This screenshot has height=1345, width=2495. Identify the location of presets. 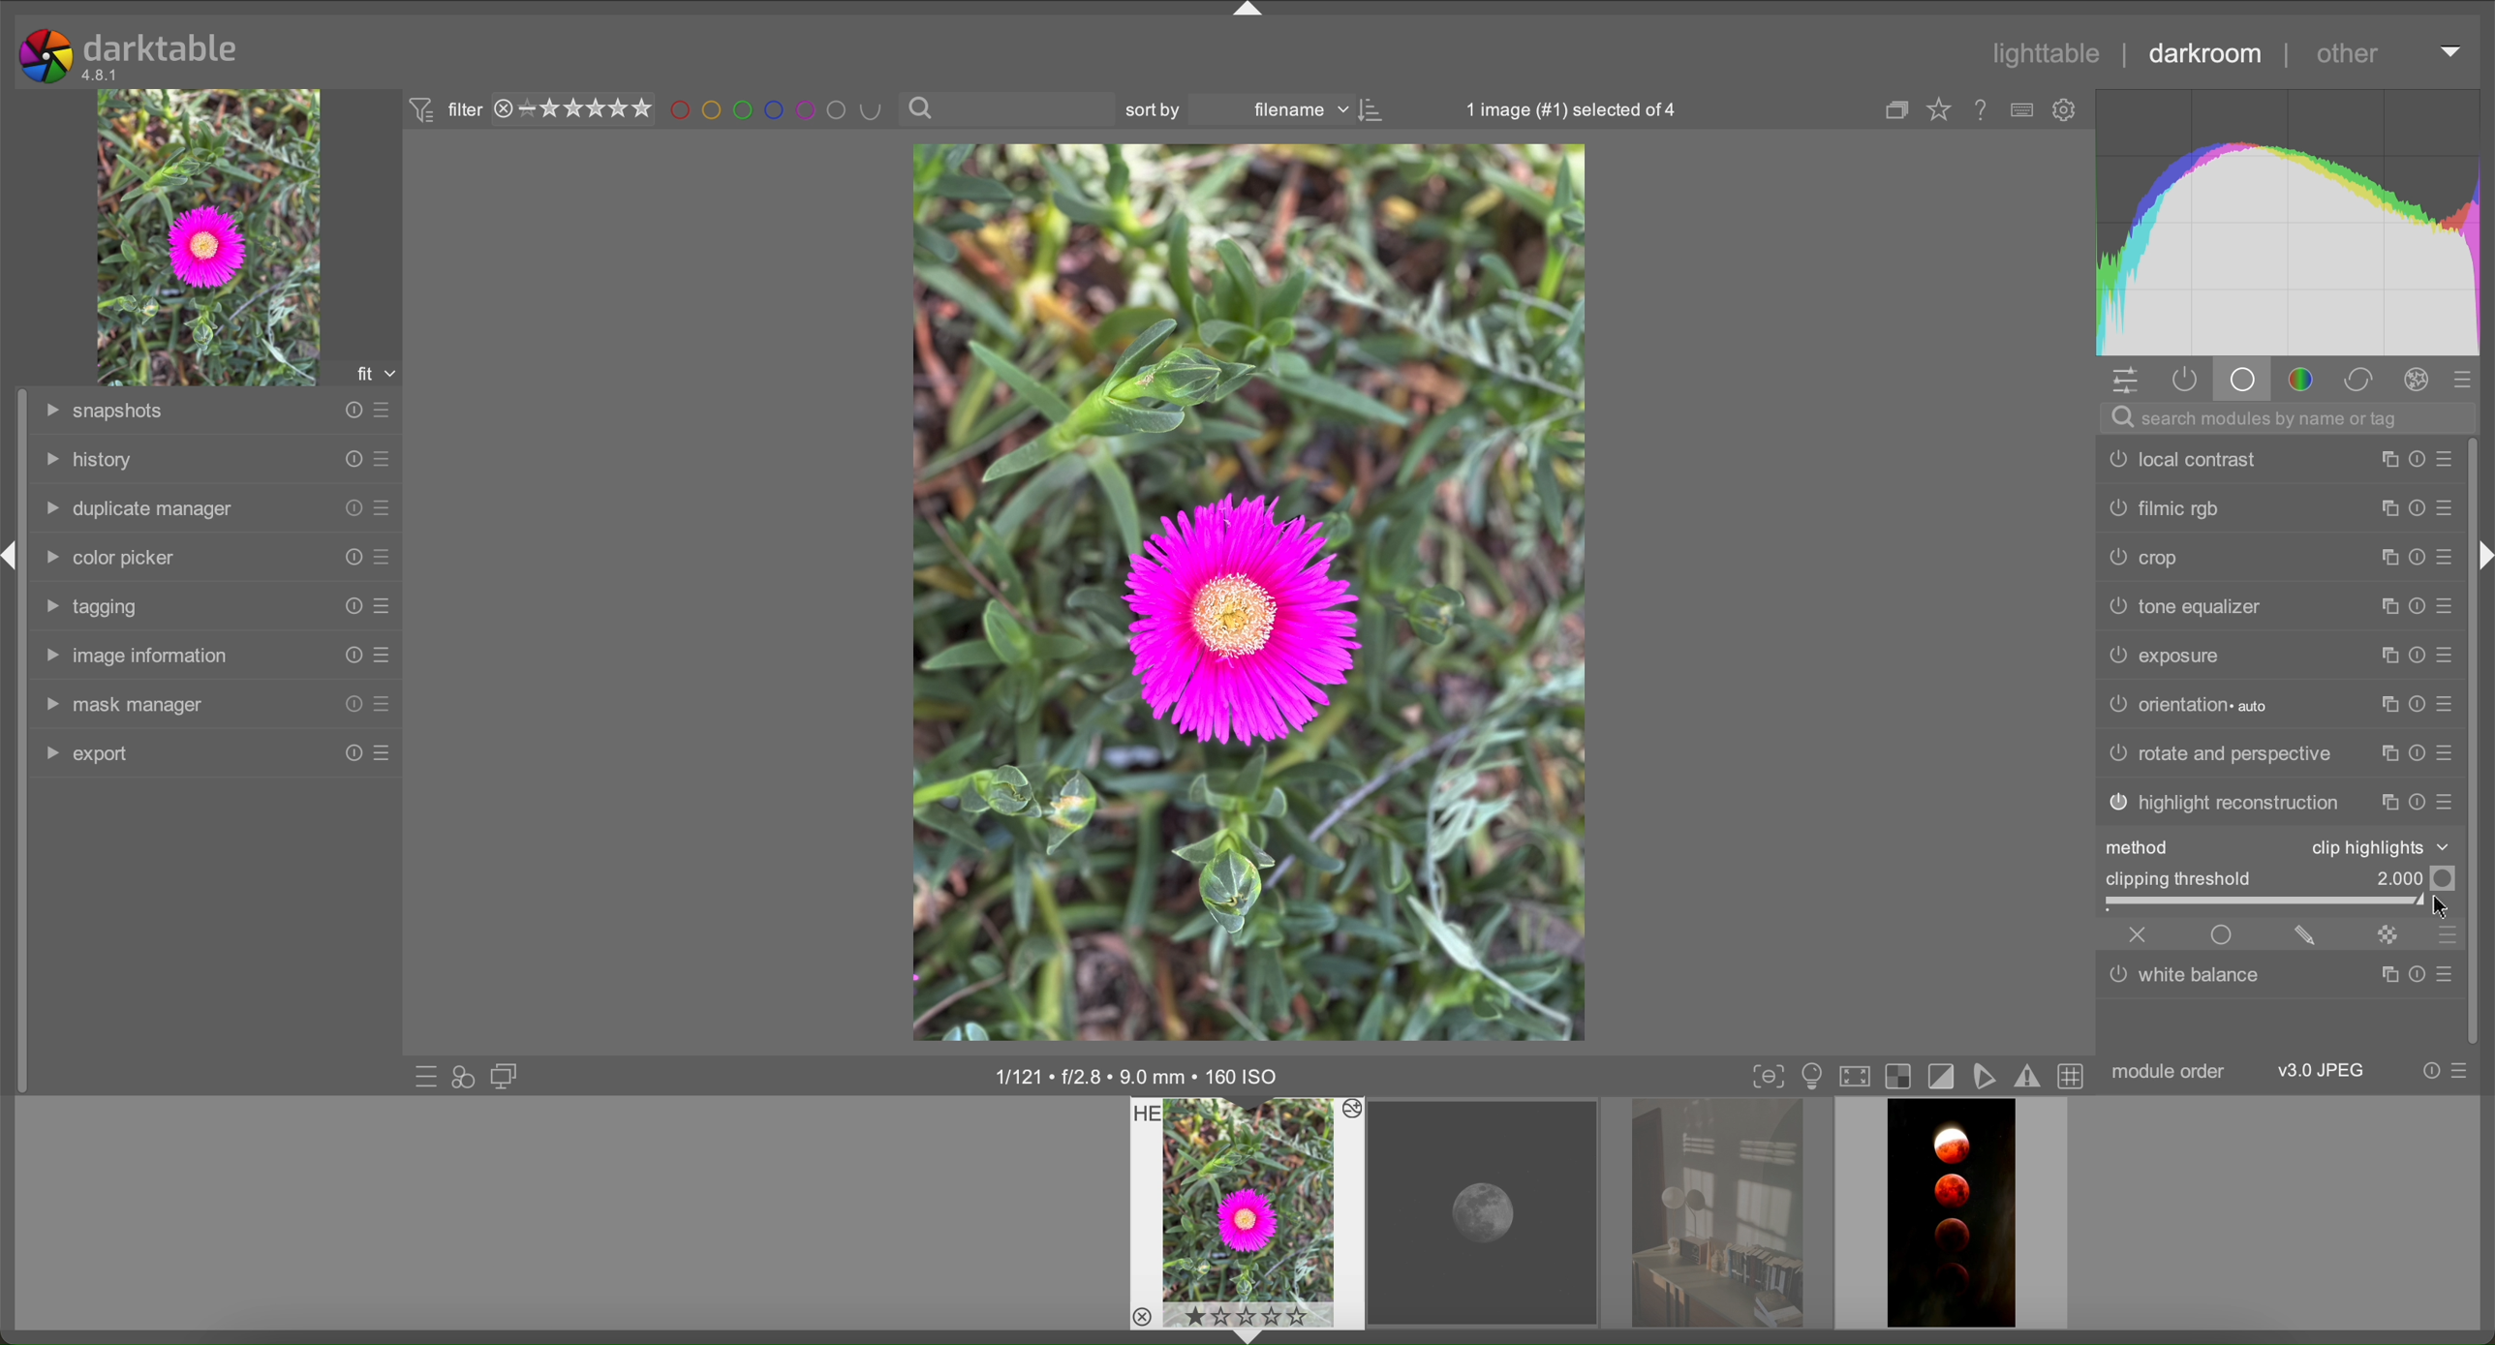
(383, 704).